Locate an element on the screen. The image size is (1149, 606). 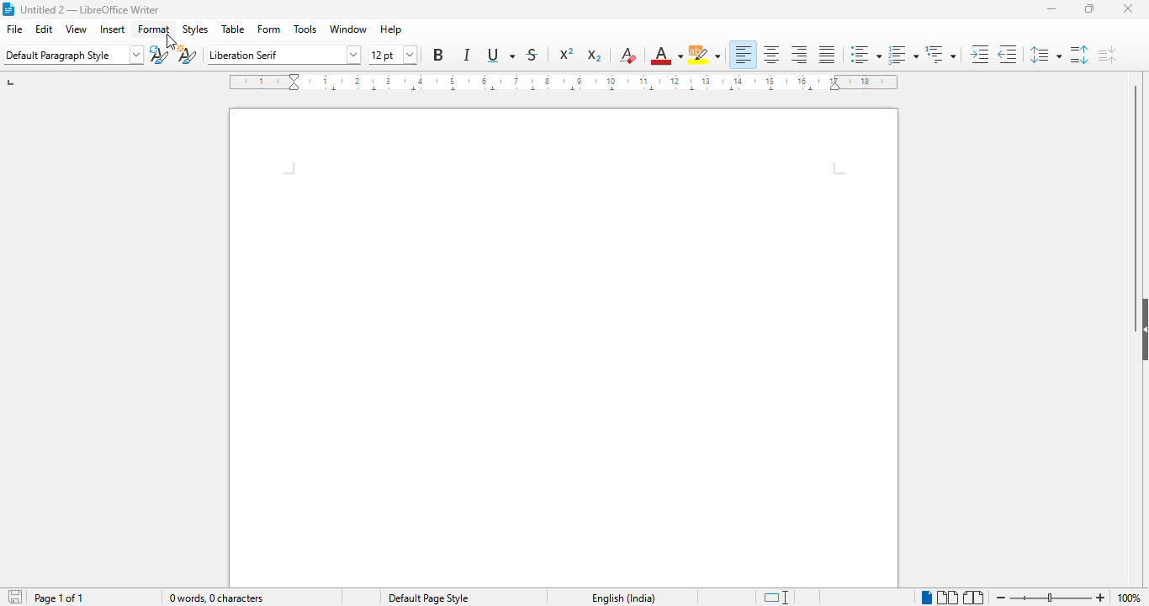
vertical scroll bar is located at coordinates (1135, 187).